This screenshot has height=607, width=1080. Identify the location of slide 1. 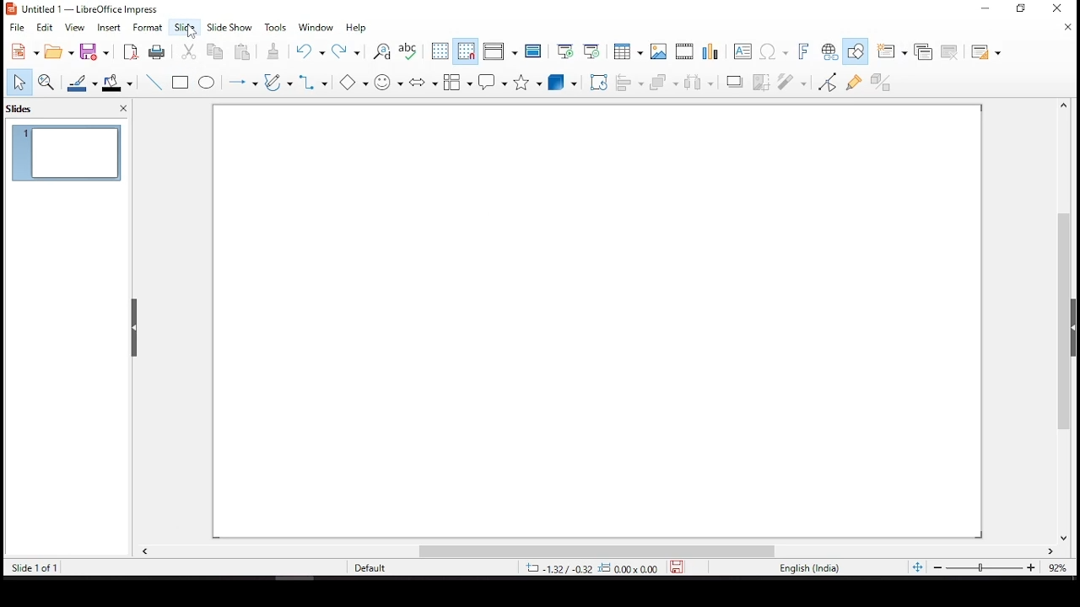
(67, 153).